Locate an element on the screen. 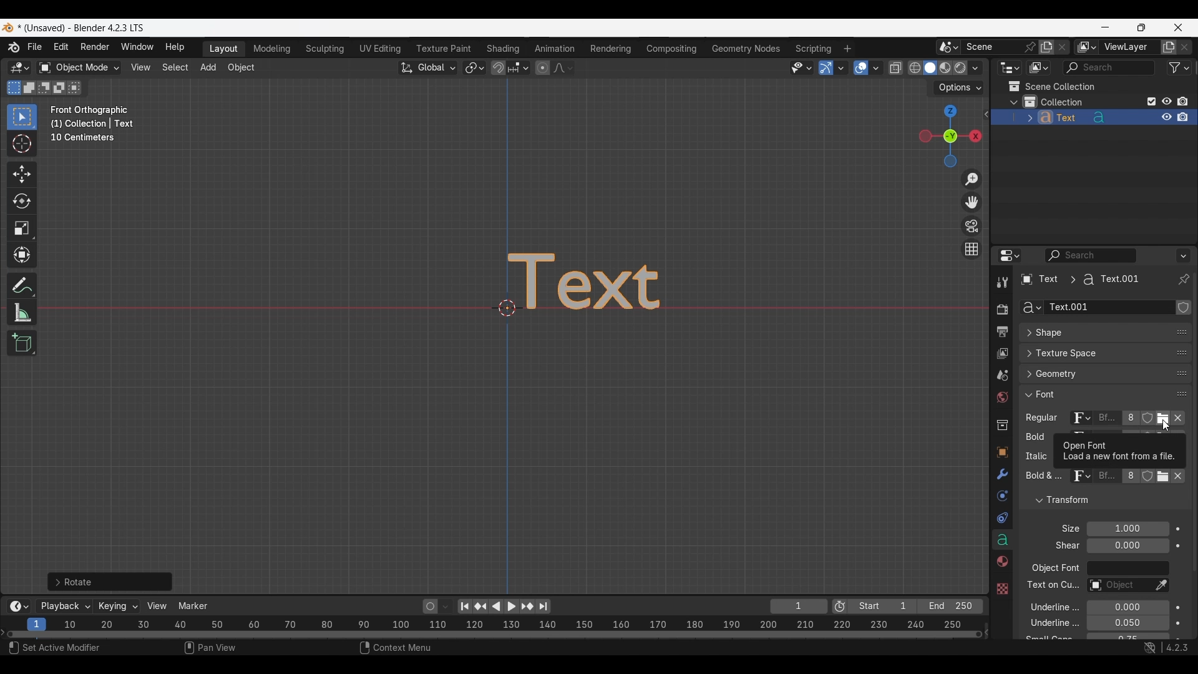 Image resolution: width=1198 pixels, height=674 pixels. For further rotation is located at coordinates (110, 582).